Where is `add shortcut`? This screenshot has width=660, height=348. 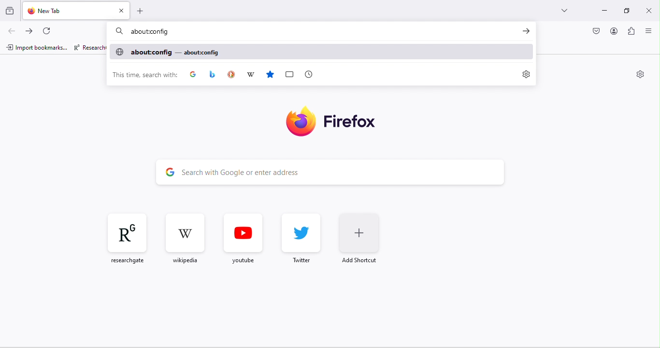 add shortcut is located at coordinates (361, 238).